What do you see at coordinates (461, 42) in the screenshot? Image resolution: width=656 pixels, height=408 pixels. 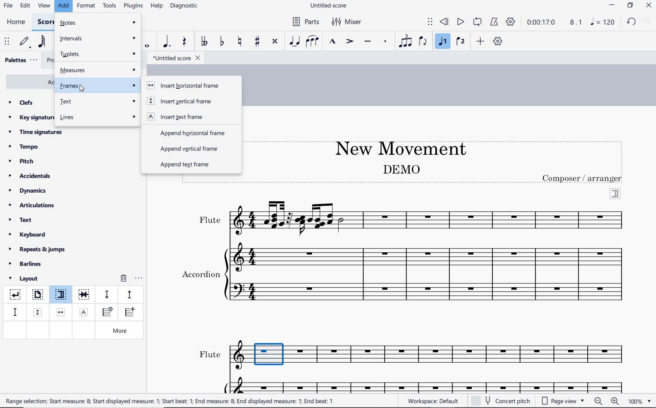 I see `voice 2` at bounding box center [461, 42].